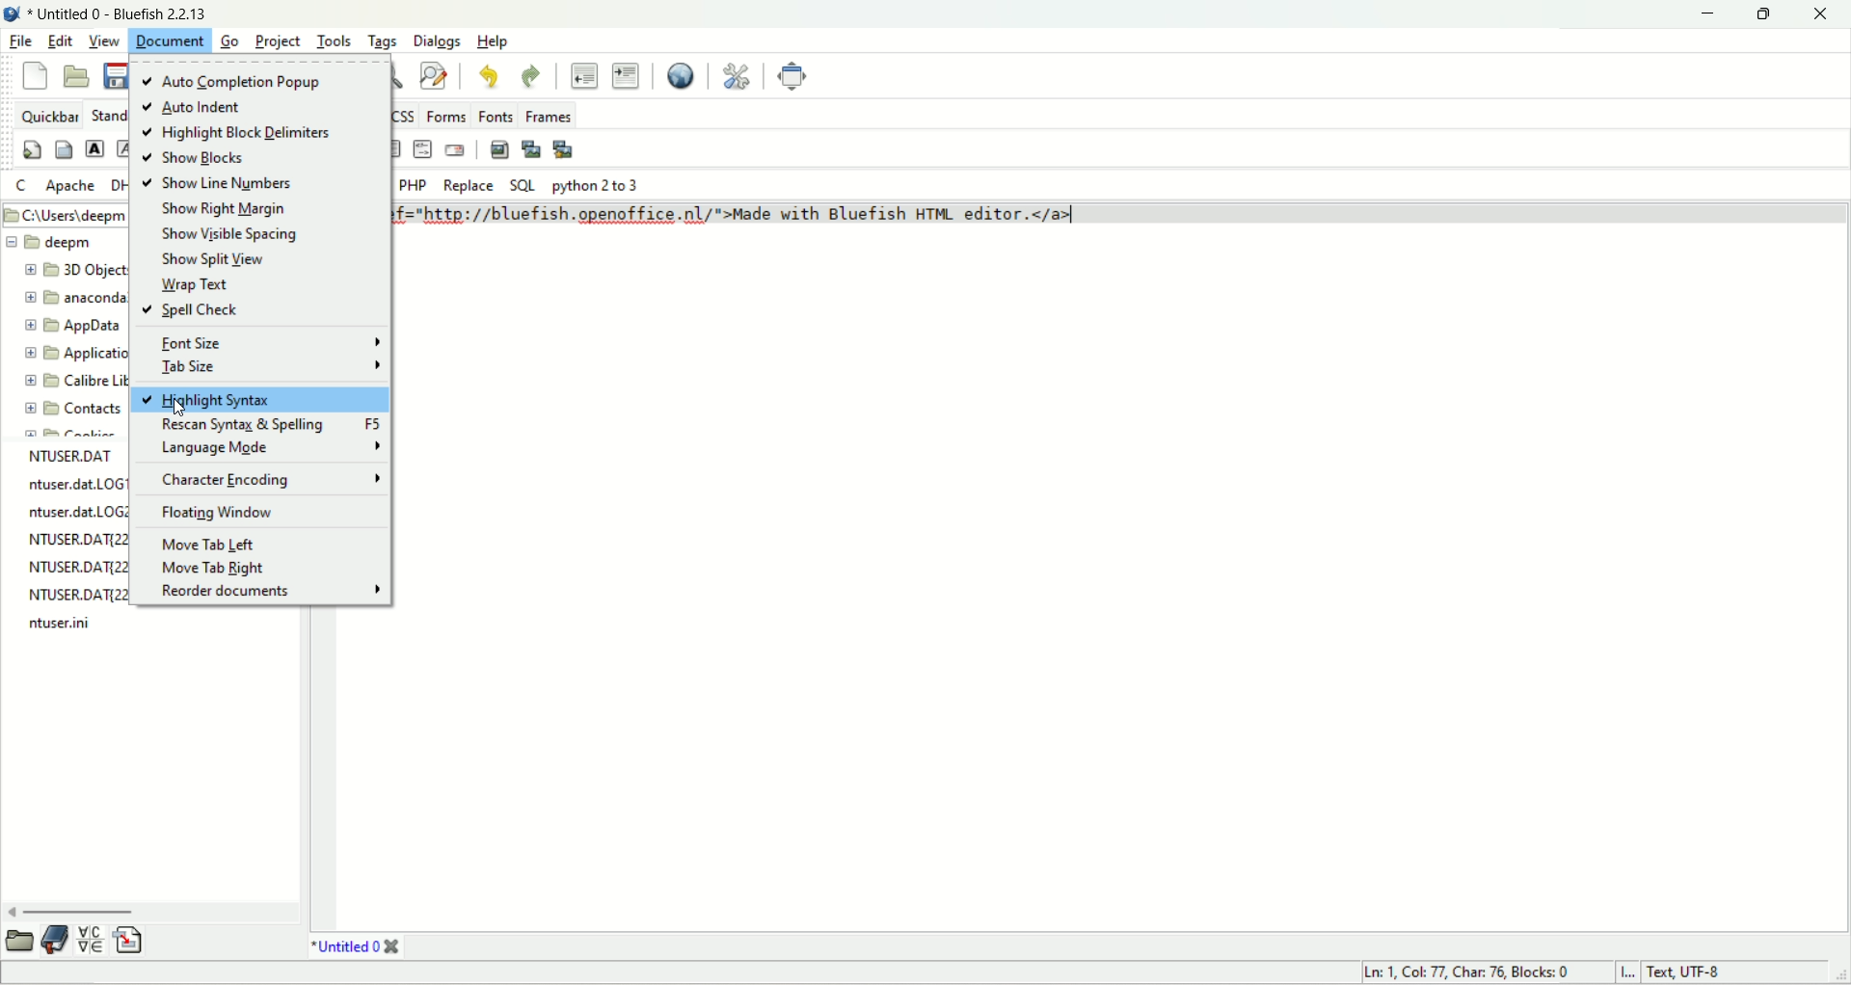  I want to click on help, so click(497, 42).